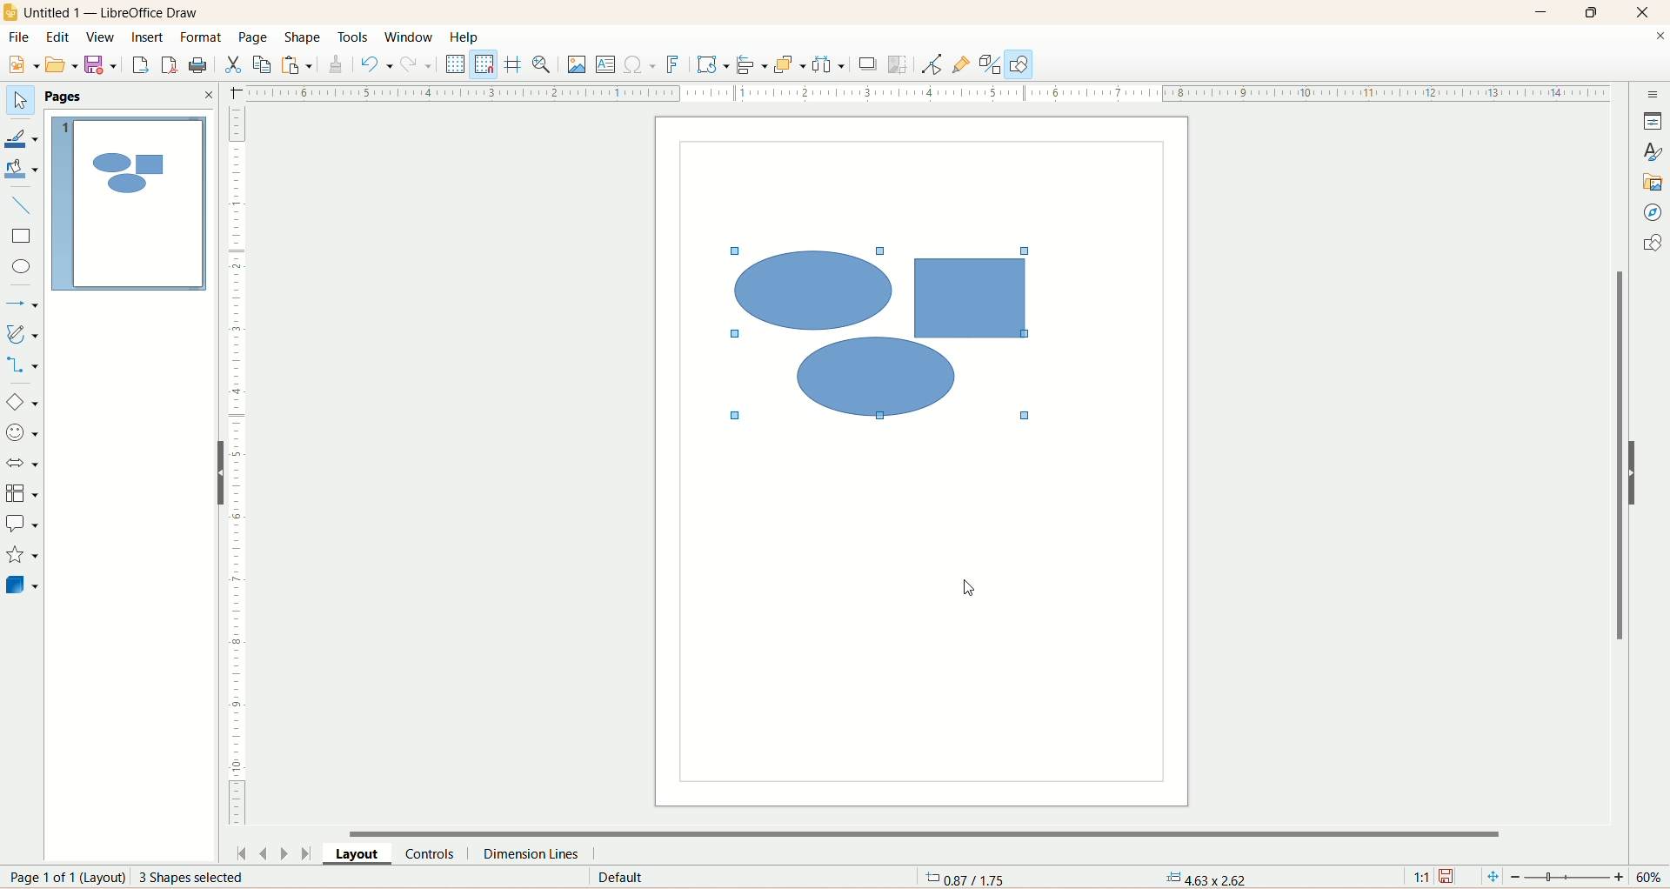 The height and width of the screenshot is (889, 1670). What do you see at coordinates (959, 65) in the screenshot?
I see `gluepoint function` at bounding box center [959, 65].